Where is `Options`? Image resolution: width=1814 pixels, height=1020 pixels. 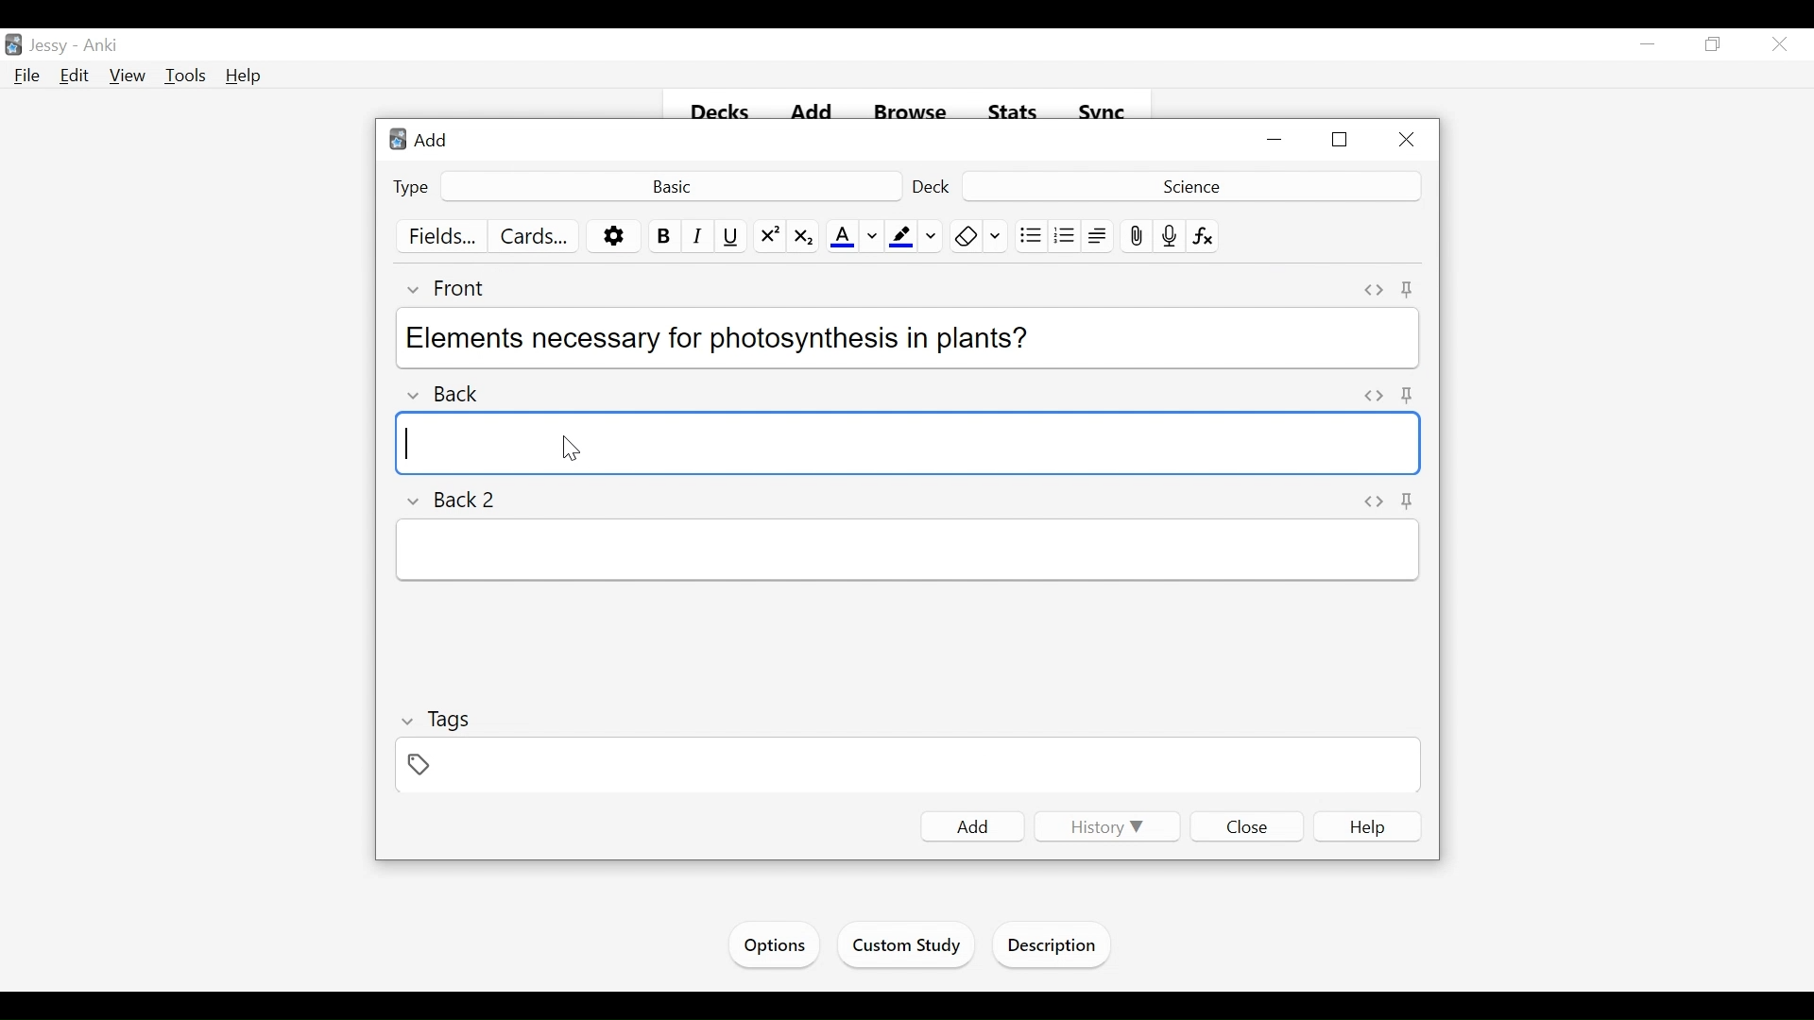
Options is located at coordinates (772, 945).